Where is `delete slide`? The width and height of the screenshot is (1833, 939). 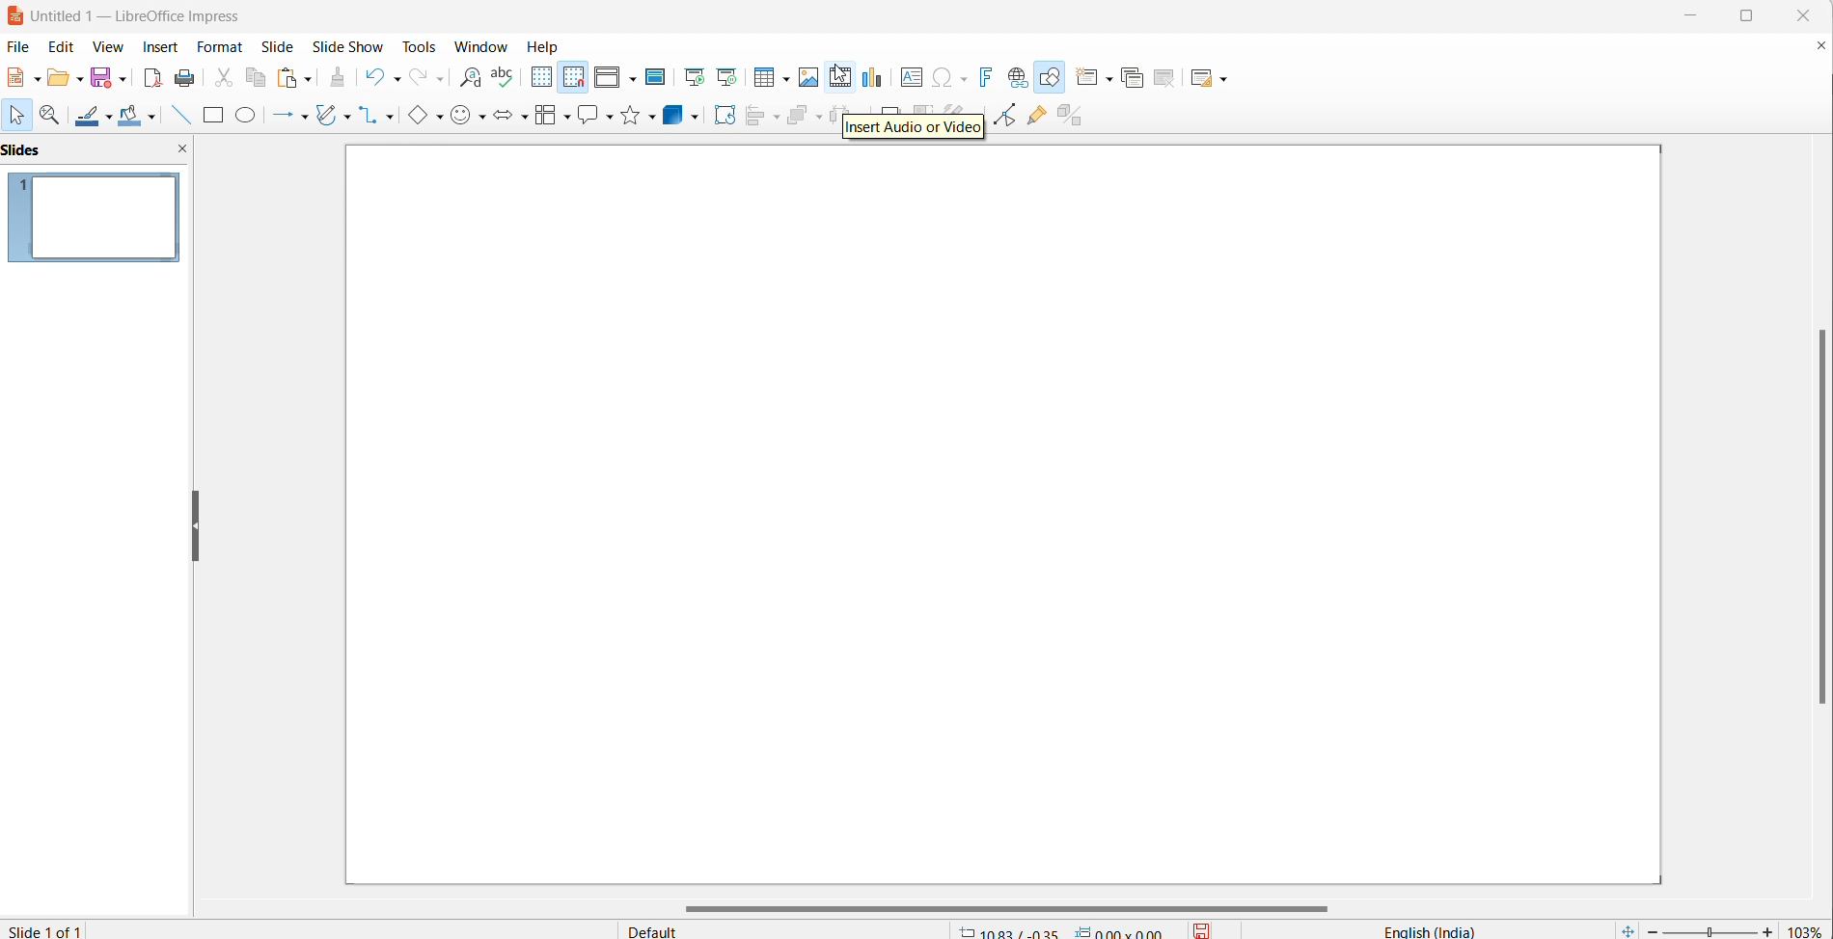
delete slide is located at coordinates (1167, 78).